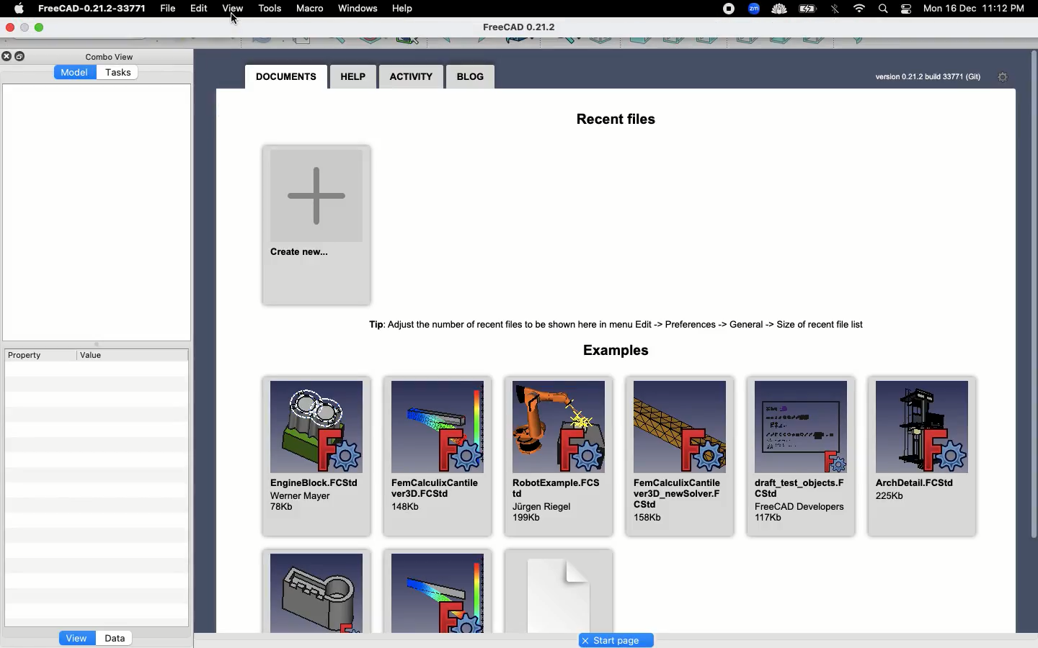  What do you see at coordinates (315, 590) in the screenshot?
I see `Examples` at bounding box center [315, 590].